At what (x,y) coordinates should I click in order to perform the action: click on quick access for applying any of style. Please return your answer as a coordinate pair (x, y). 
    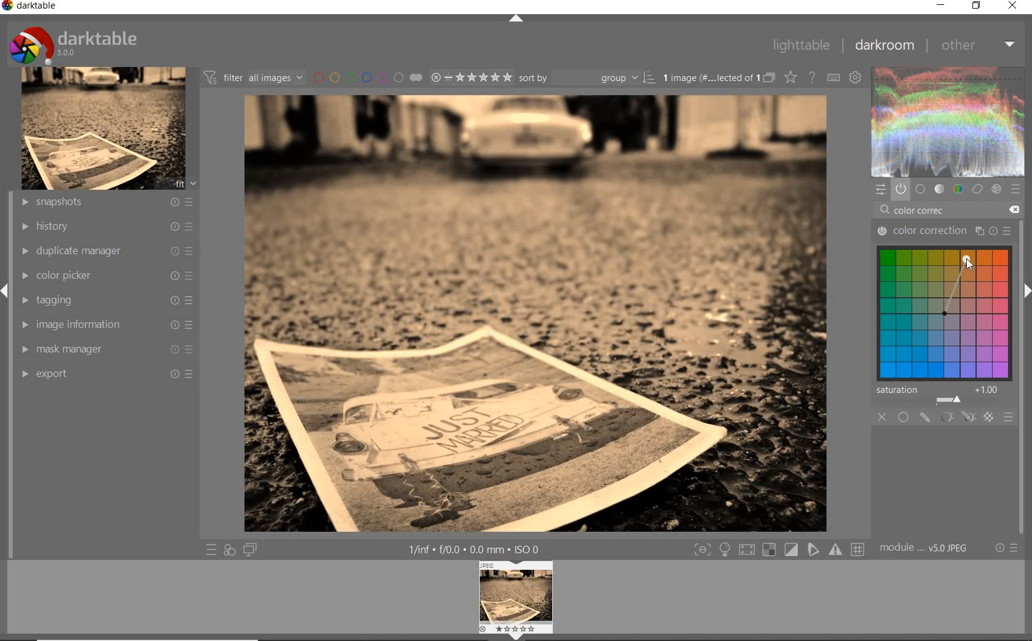
    Looking at the image, I should click on (229, 550).